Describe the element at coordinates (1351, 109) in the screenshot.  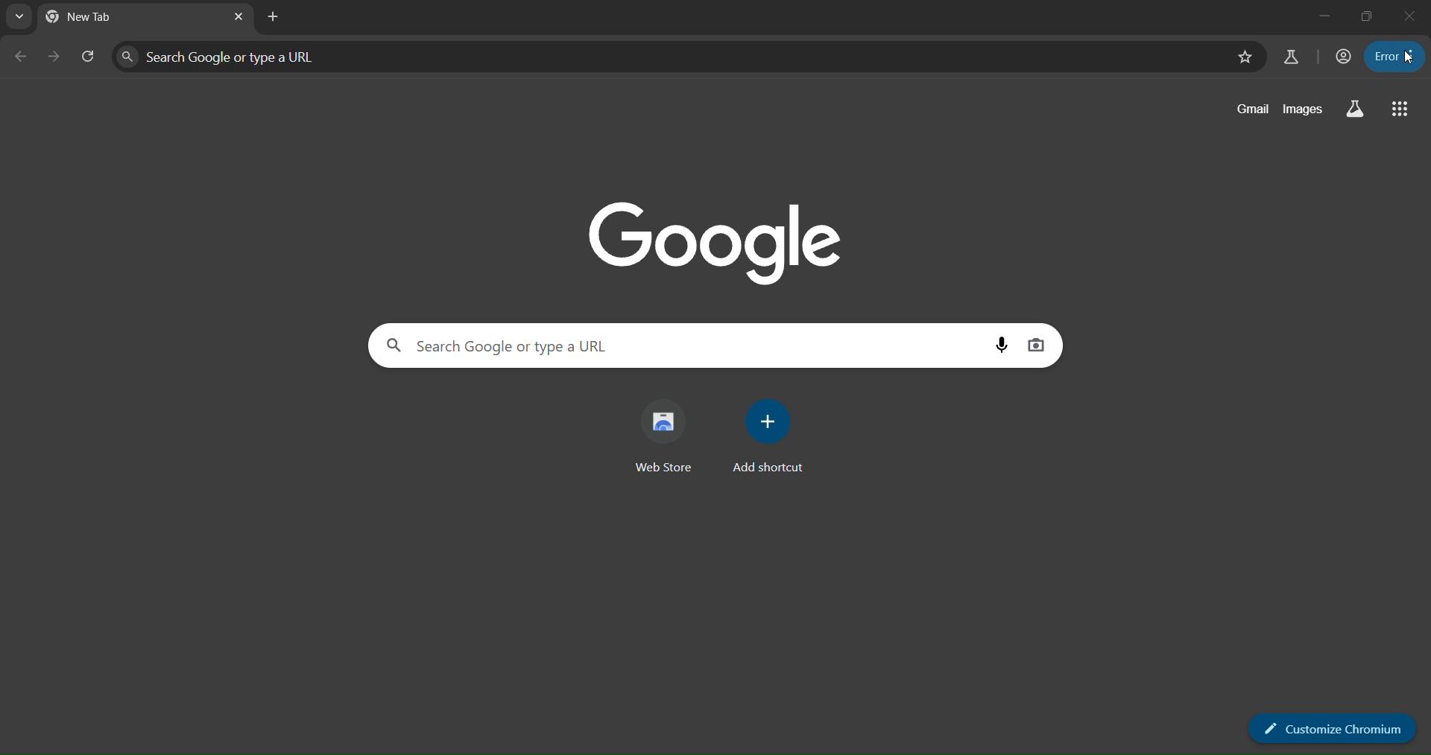
I see `search labs` at that location.